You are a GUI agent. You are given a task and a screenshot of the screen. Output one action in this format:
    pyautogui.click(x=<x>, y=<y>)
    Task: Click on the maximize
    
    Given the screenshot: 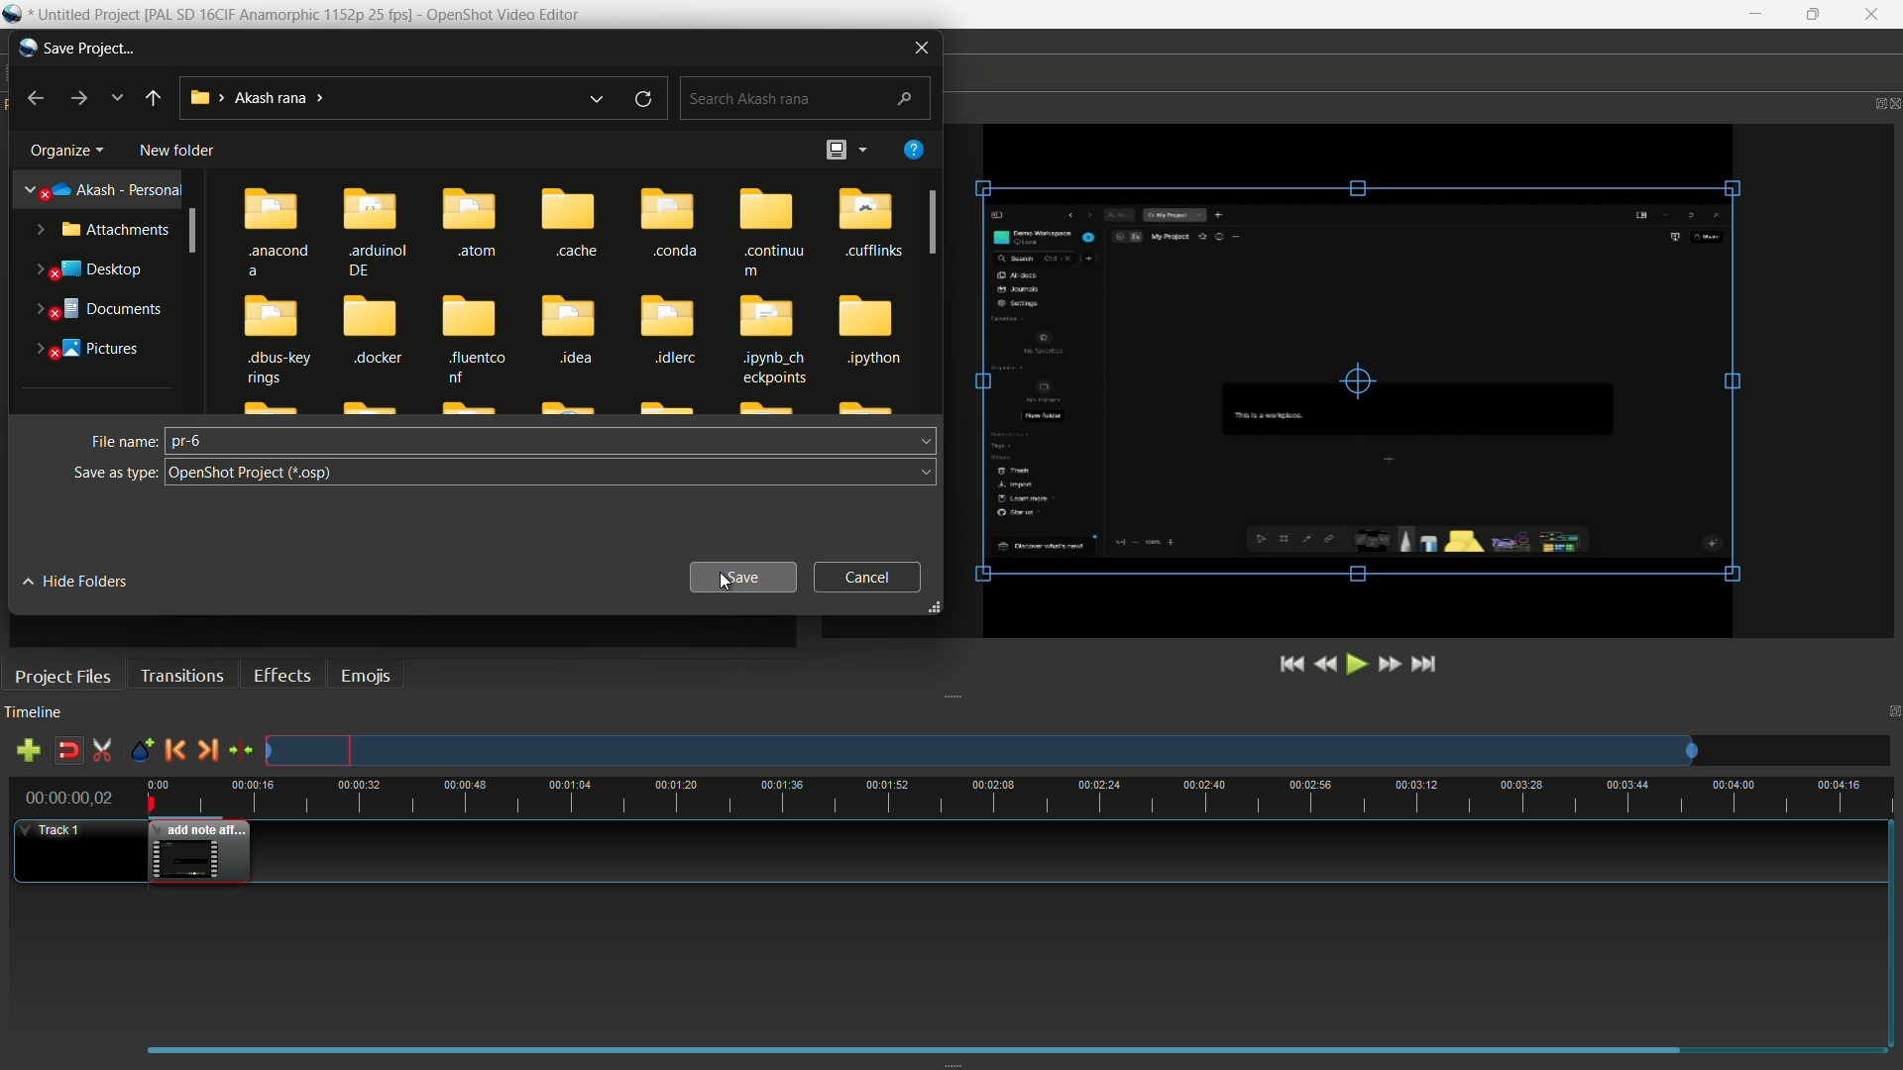 What is the action you would take?
    pyautogui.click(x=1817, y=15)
    